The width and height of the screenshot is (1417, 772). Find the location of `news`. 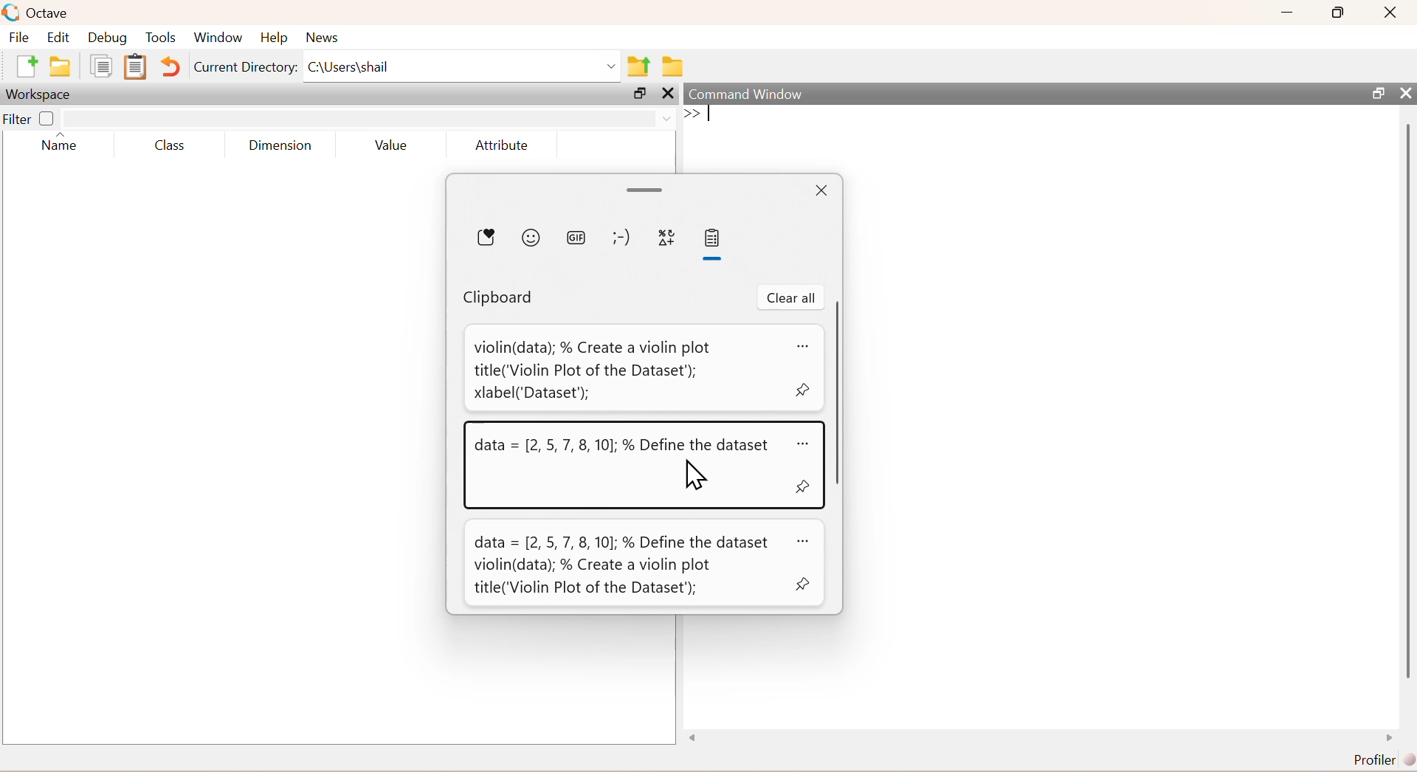

news is located at coordinates (325, 38).